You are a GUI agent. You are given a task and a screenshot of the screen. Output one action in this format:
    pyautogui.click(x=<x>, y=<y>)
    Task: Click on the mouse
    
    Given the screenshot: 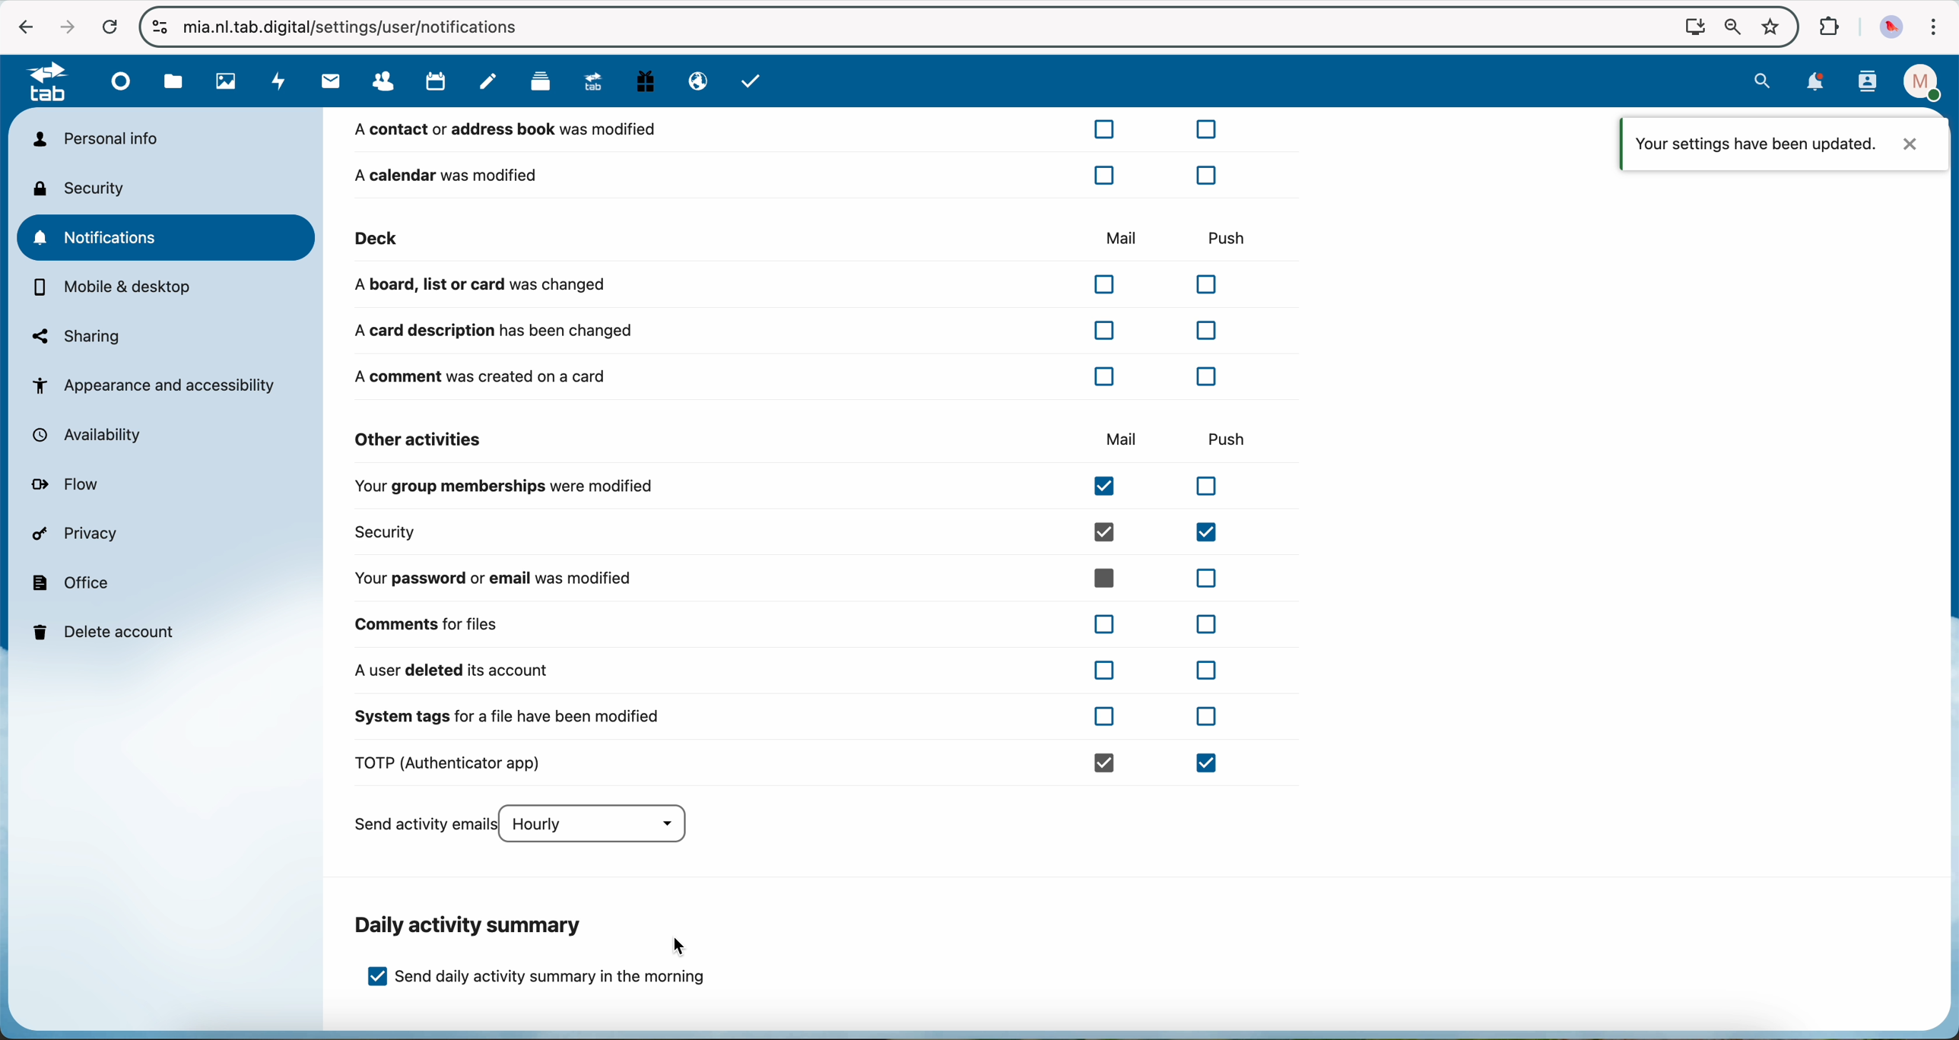 What is the action you would take?
    pyautogui.click(x=681, y=946)
    